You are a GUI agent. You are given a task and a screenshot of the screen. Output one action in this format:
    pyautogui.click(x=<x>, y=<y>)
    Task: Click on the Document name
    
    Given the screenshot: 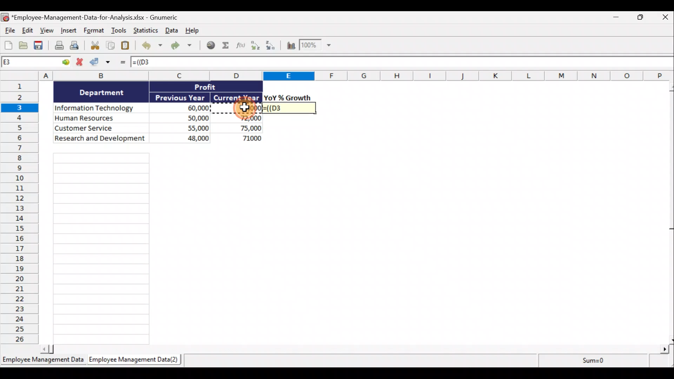 What is the action you would take?
    pyautogui.click(x=96, y=17)
    